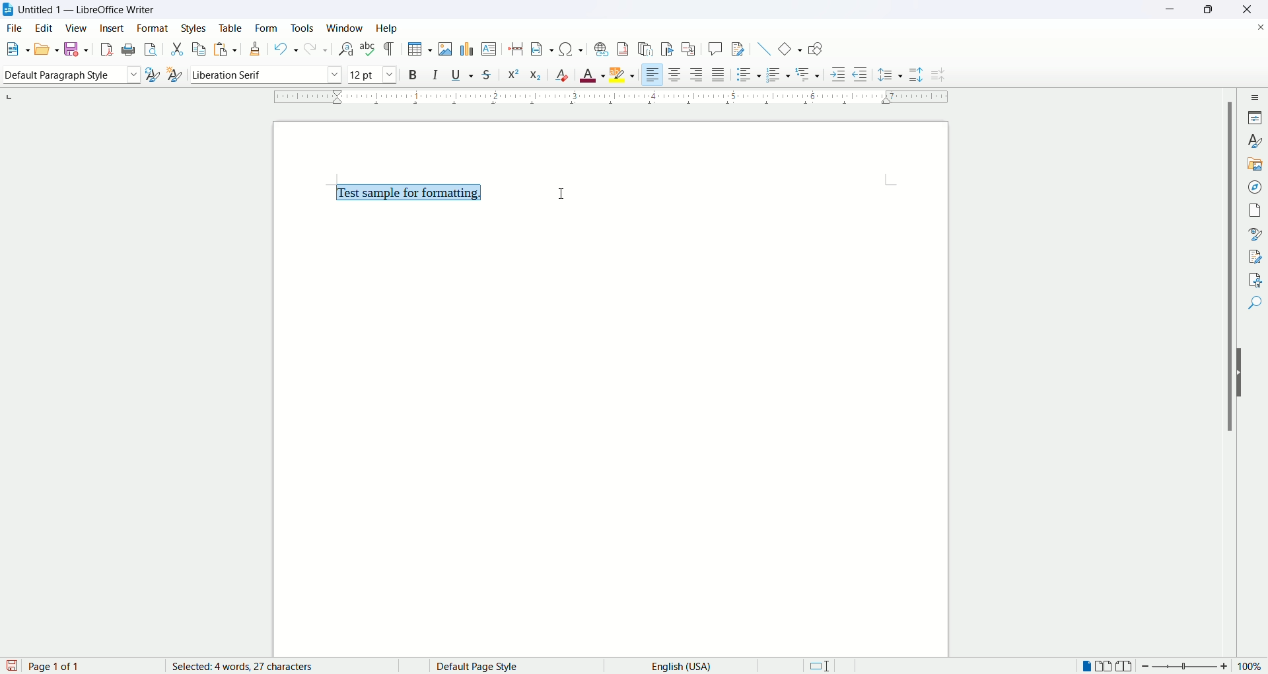 The height and width of the screenshot is (674, 1268). I want to click on set line spacing, so click(891, 74).